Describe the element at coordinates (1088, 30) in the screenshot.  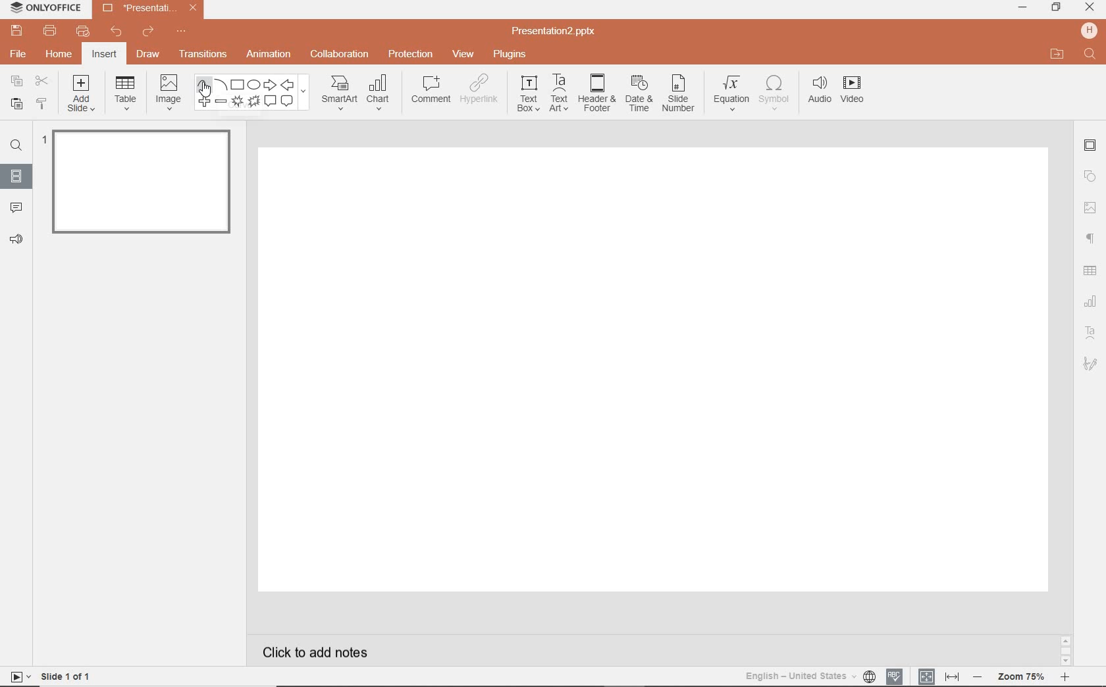
I see `HP` at that location.